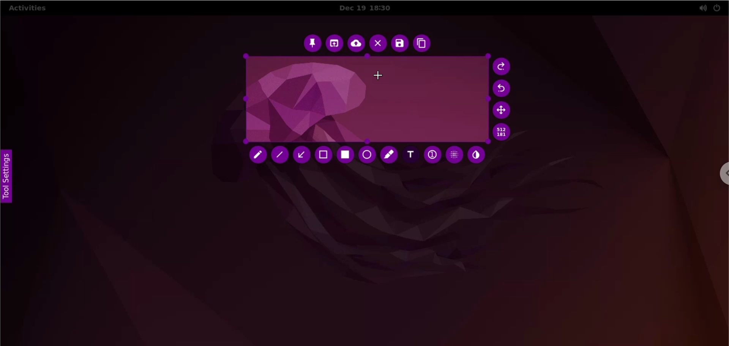 This screenshot has width=729, height=346. What do you see at coordinates (504, 88) in the screenshot?
I see `undo` at bounding box center [504, 88].